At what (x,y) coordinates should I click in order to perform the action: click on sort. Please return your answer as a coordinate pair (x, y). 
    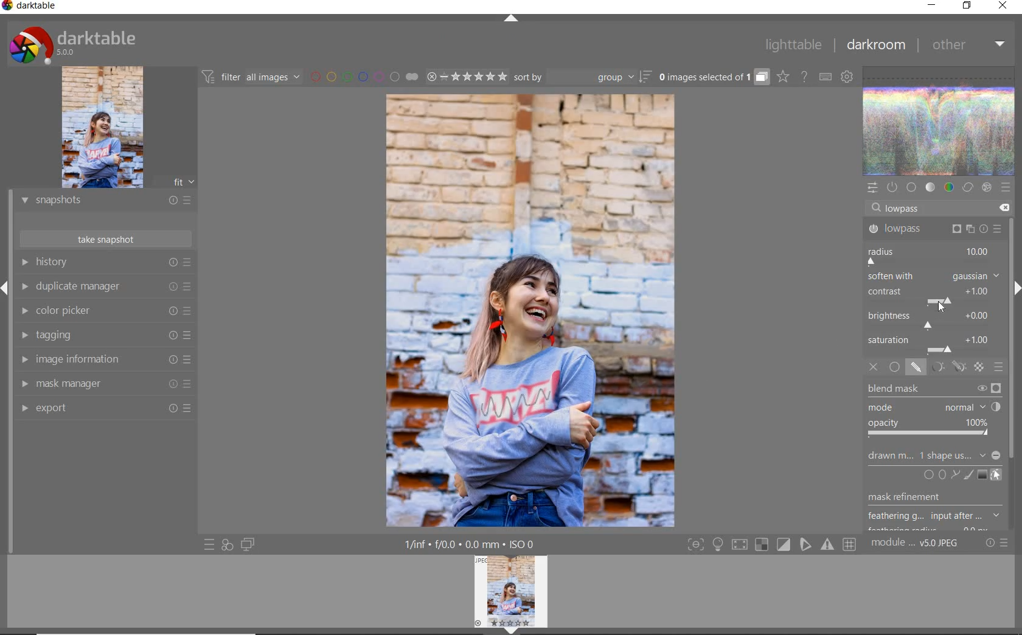
    Looking at the image, I should click on (583, 78).